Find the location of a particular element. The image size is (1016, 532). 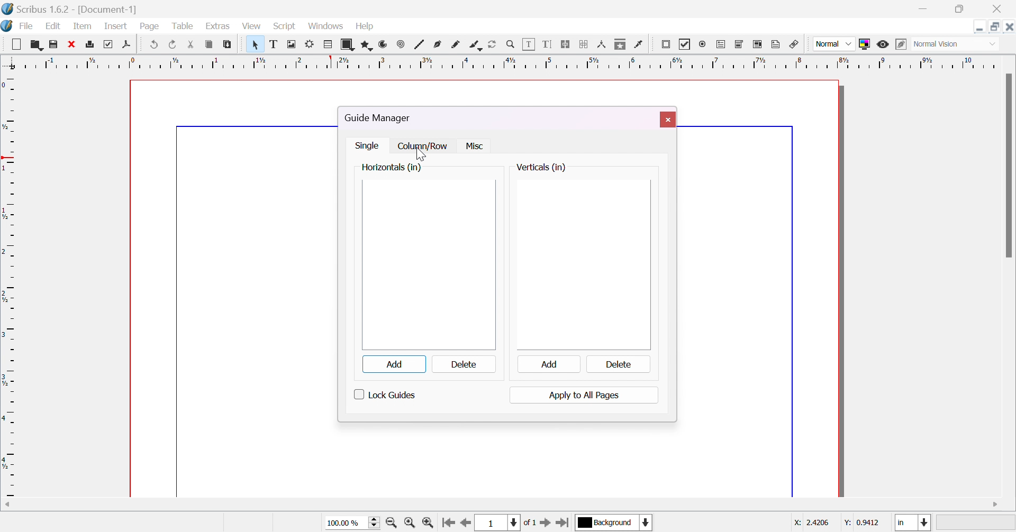

arc is located at coordinates (384, 46).